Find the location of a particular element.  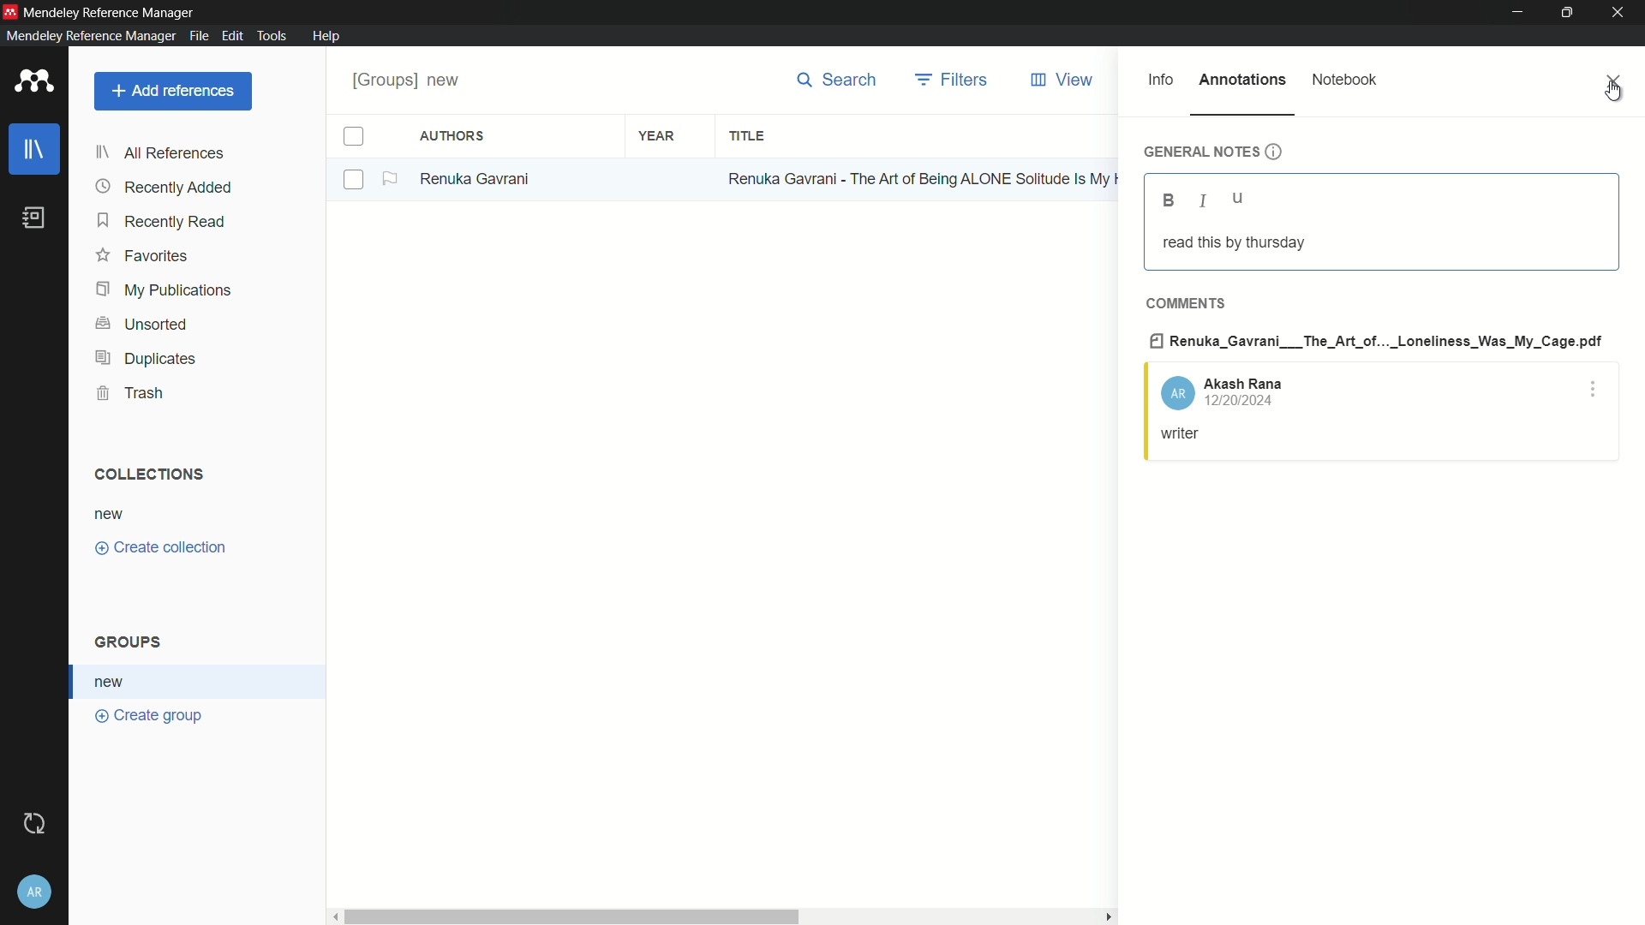

sync is located at coordinates (35, 822).